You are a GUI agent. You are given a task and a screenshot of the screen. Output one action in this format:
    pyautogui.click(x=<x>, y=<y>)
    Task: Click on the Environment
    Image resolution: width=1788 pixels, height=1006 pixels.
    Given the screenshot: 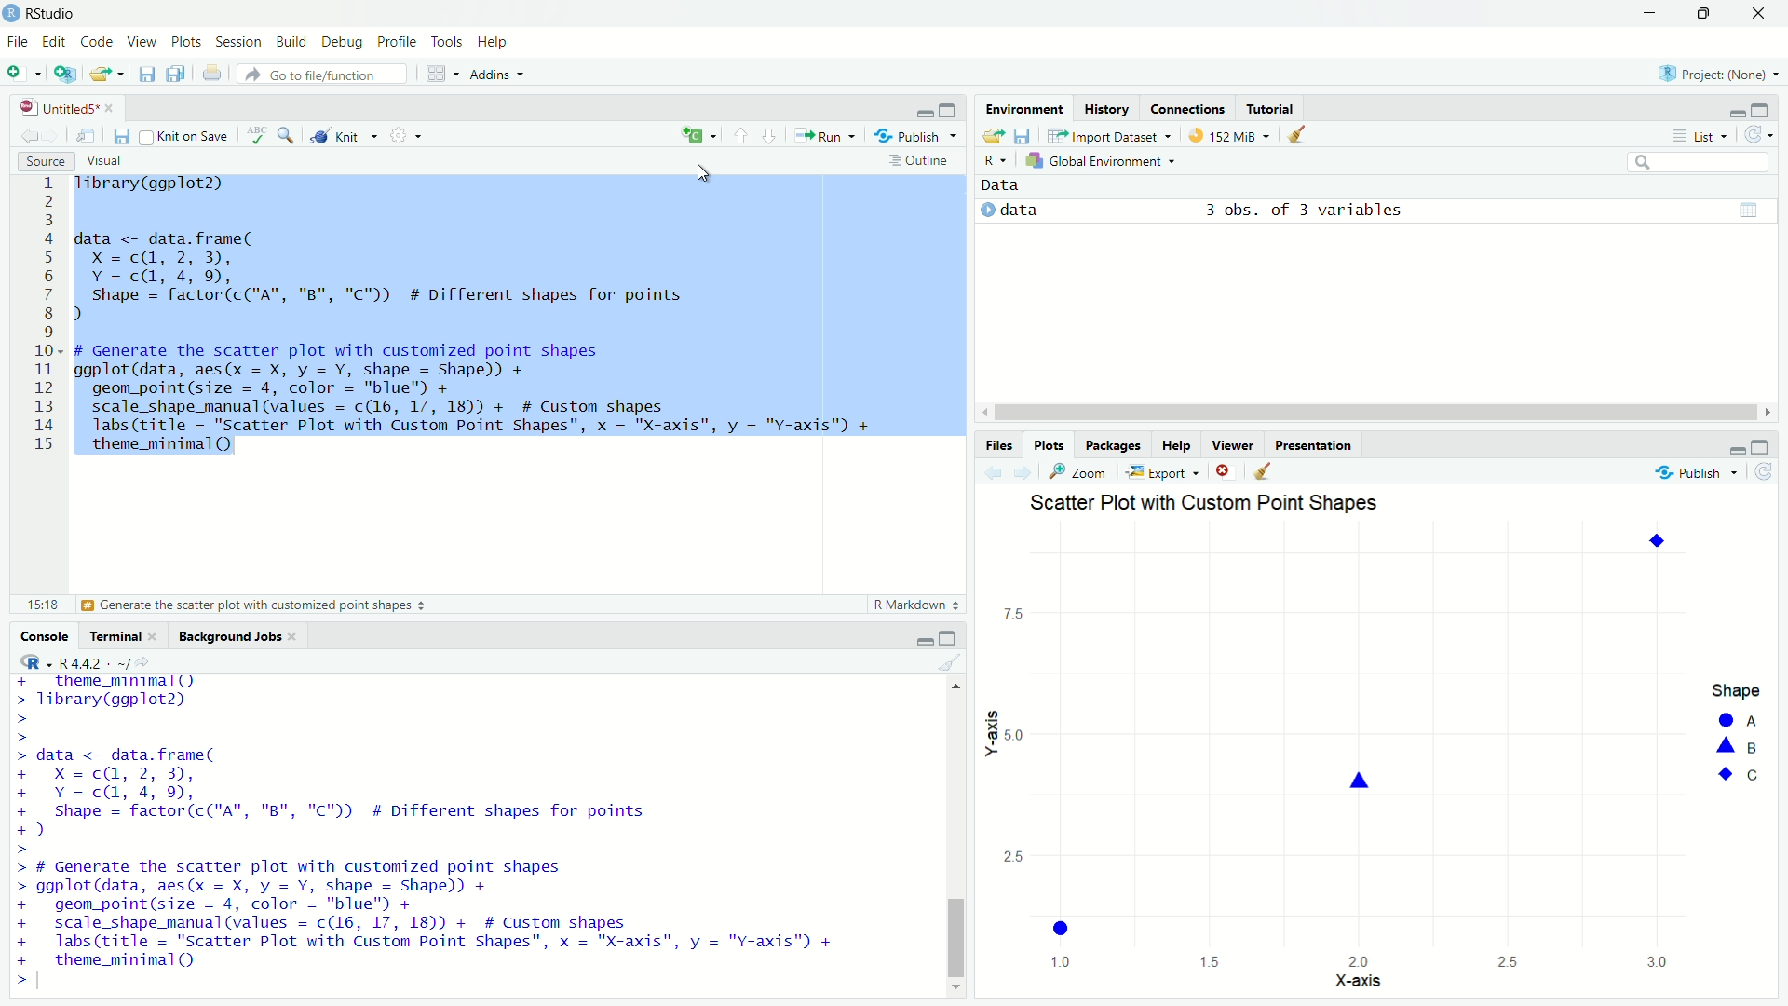 What is the action you would take?
    pyautogui.click(x=1024, y=109)
    